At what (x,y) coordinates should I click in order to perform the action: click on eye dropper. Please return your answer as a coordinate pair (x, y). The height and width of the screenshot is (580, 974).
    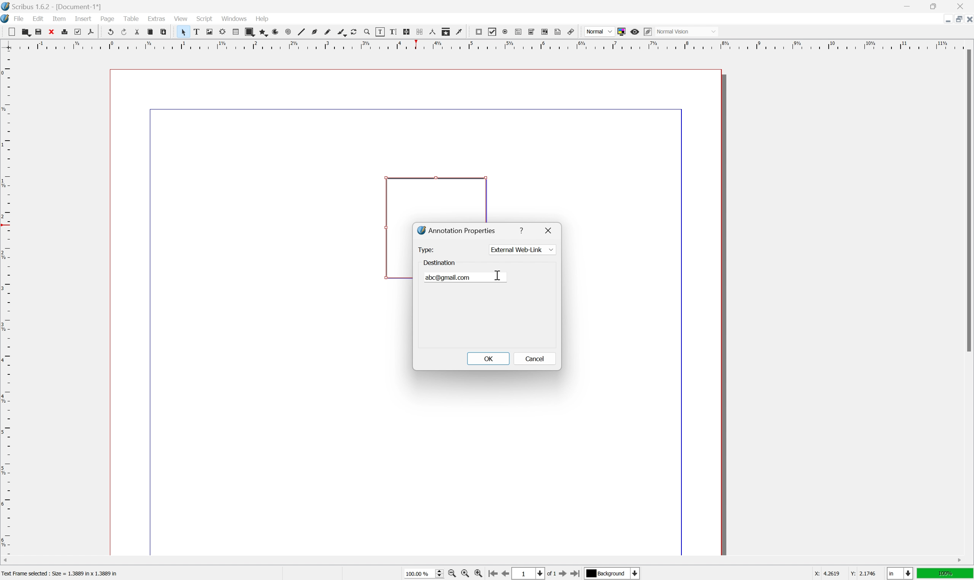
    Looking at the image, I should click on (460, 32).